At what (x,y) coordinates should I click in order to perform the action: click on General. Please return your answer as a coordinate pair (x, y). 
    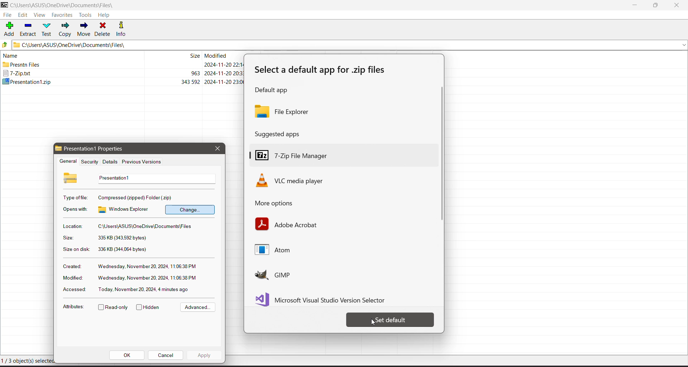
    Looking at the image, I should click on (67, 162).